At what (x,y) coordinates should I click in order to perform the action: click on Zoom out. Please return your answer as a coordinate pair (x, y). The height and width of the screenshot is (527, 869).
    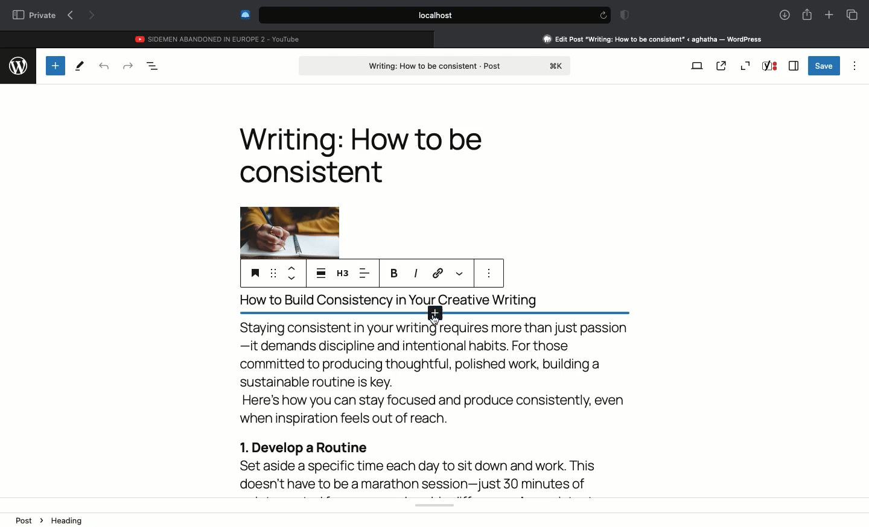
    Looking at the image, I should click on (745, 66).